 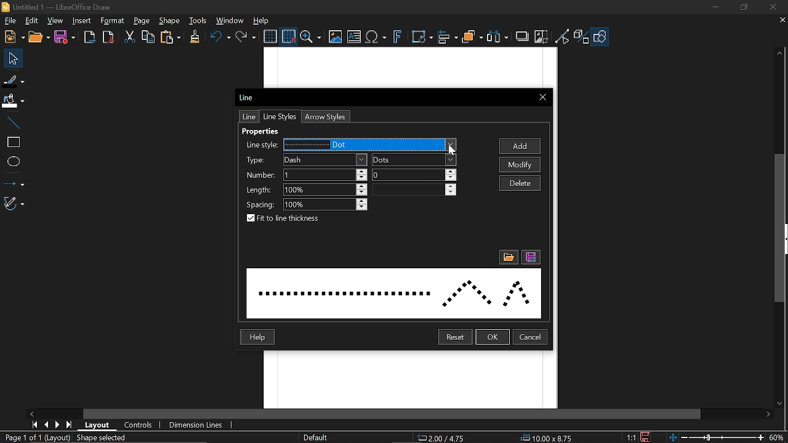 I want to click on Last page, so click(x=71, y=425).